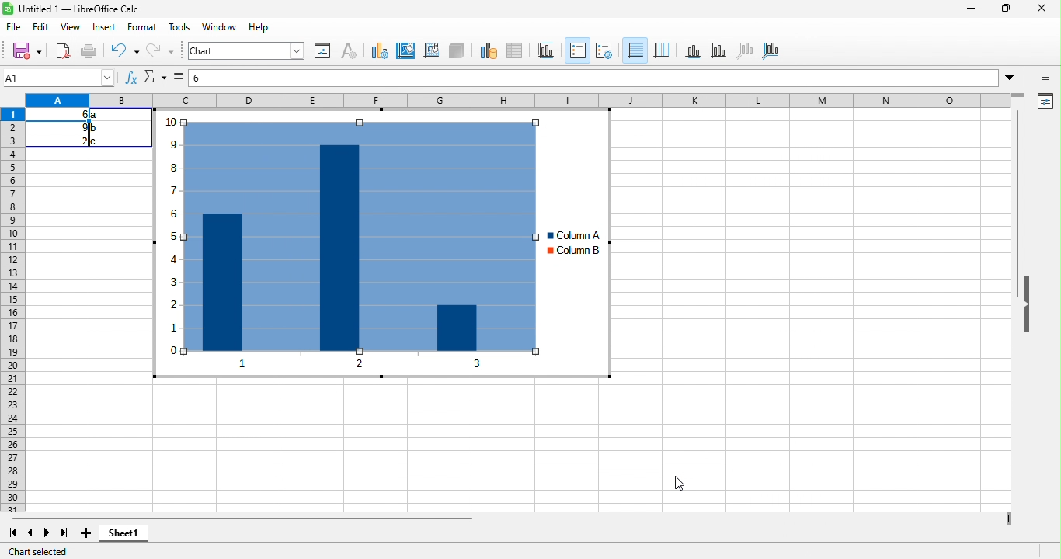  What do you see at coordinates (66, 534) in the screenshot?
I see `last` at bounding box center [66, 534].